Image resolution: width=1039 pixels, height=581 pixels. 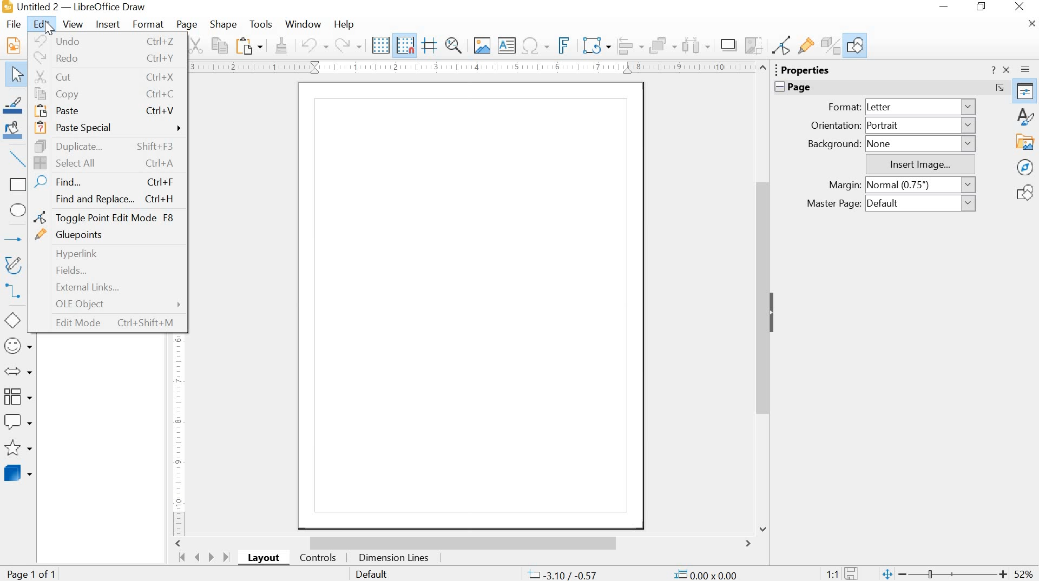 I want to click on Sidebar Settings, so click(x=1027, y=69).